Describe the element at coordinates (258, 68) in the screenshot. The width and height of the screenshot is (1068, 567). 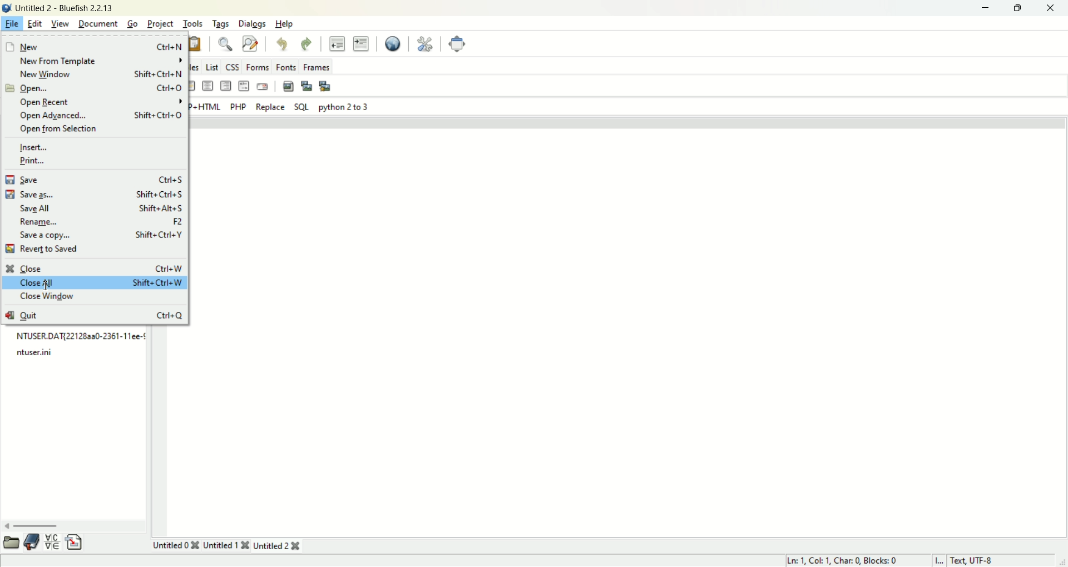
I see `forms` at that location.